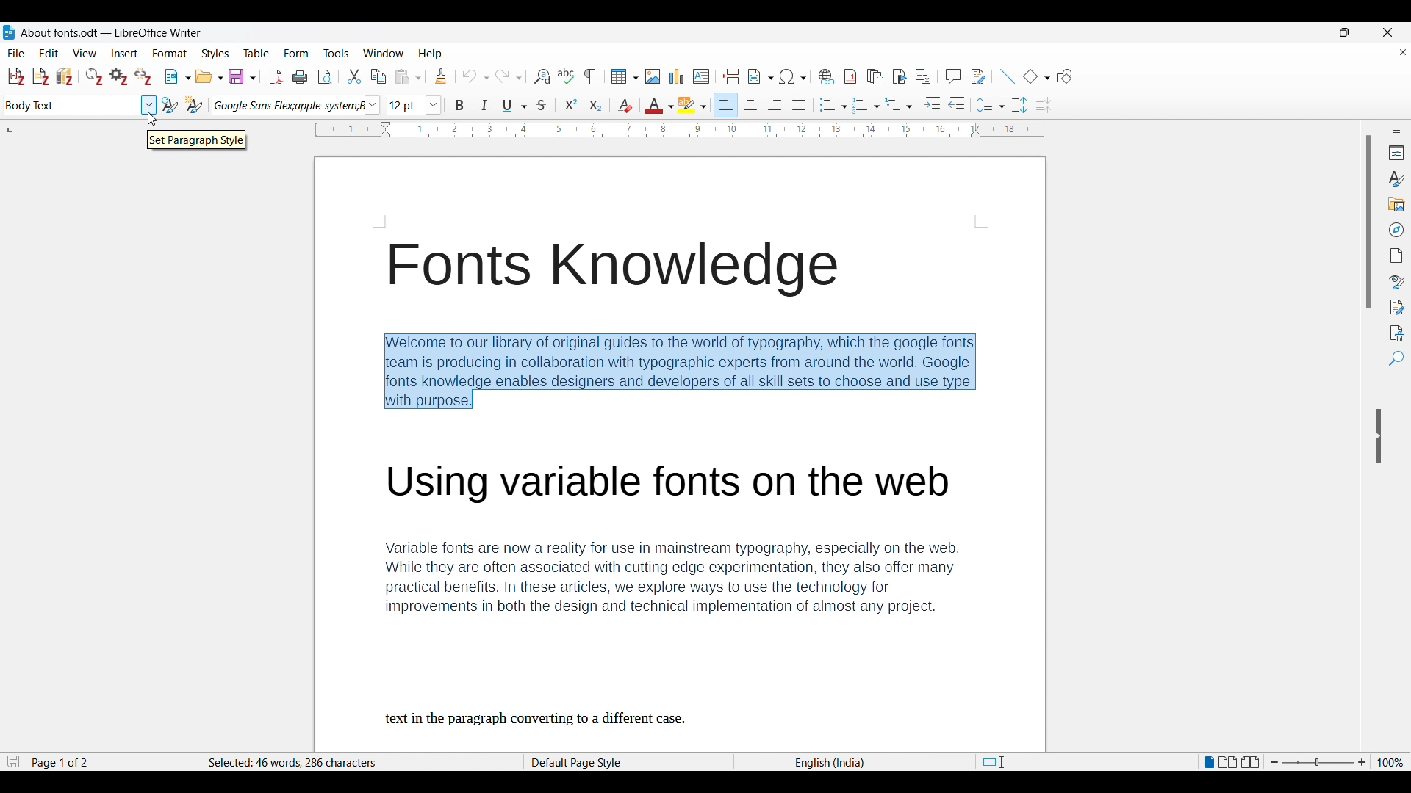 The height and width of the screenshot is (793, 1411). I want to click on File menu, so click(15, 54).